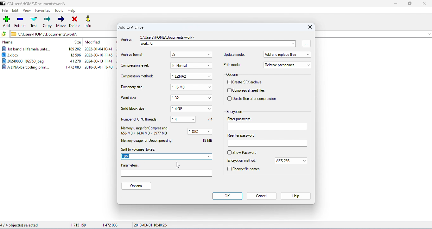 The width and height of the screenshot is (432, 229). I want to click on drop down, so click(210, 55).